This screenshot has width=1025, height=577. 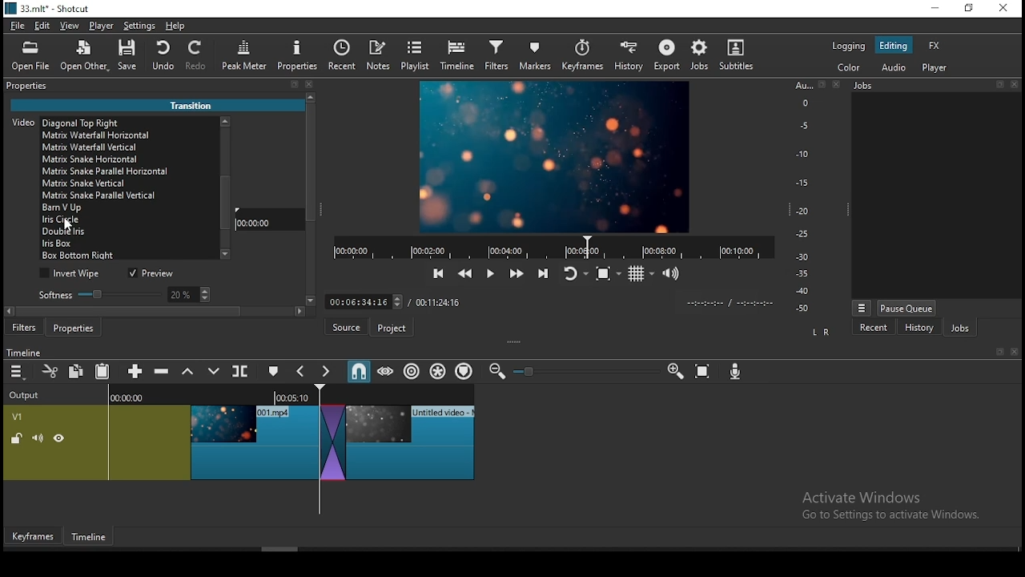 What do you see at coordinates (1016, 84) in the screenshot?
I see `` at bounding box center [1016, 84].